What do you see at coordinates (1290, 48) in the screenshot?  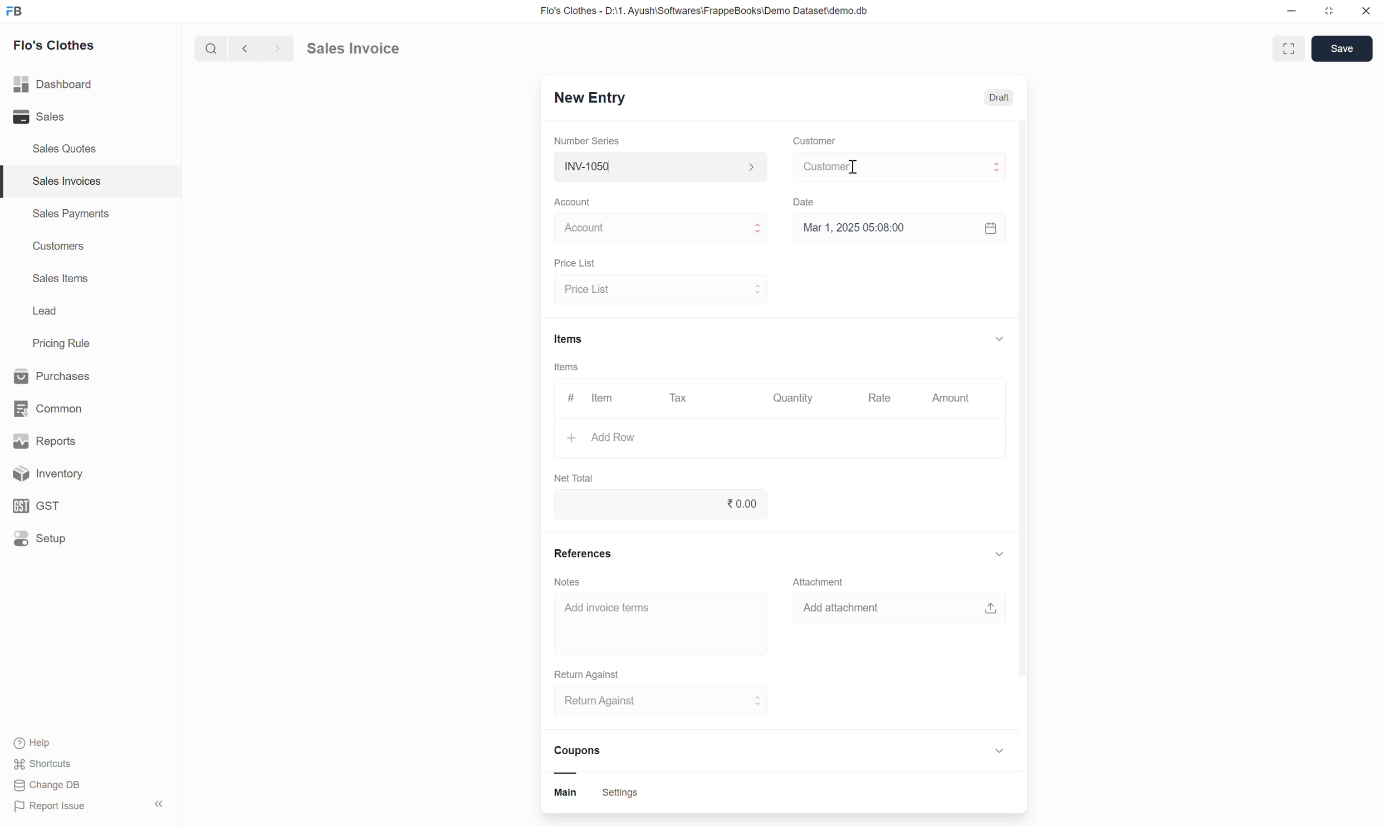 I see `full screen` at bounding box center [1290, 48].